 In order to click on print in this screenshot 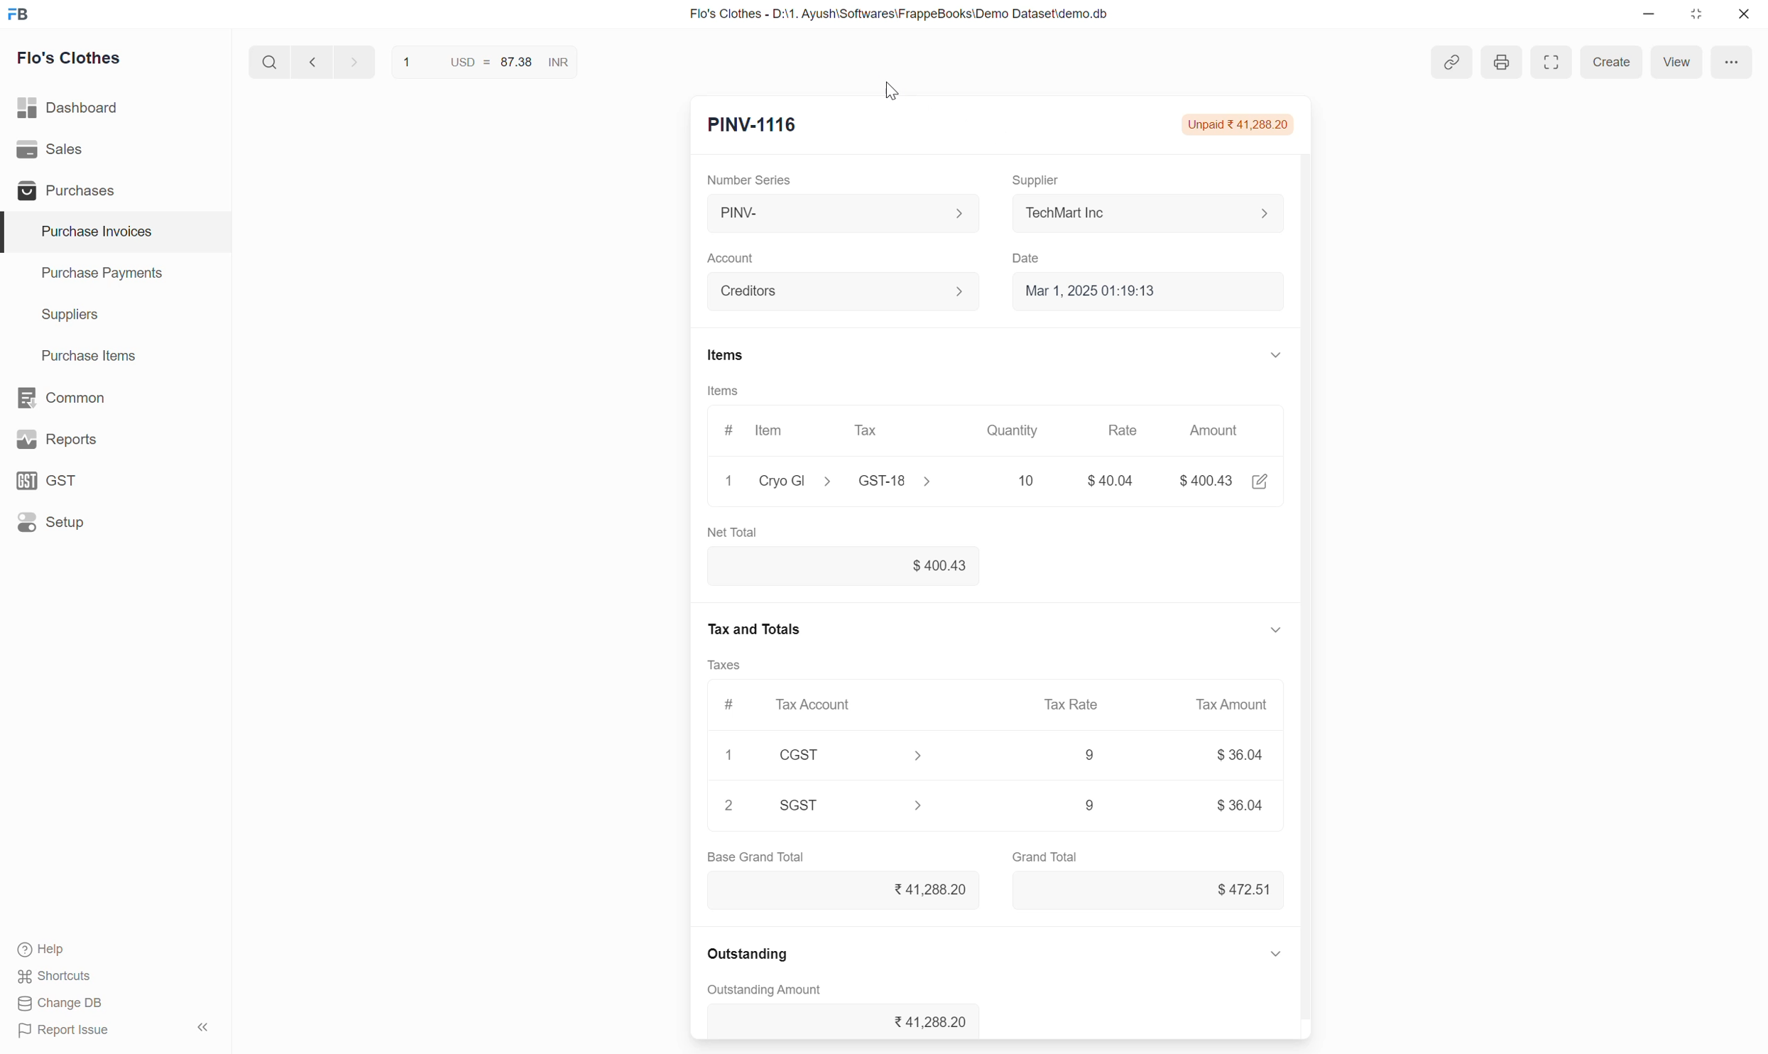, I will do `click(1502, 60)`.